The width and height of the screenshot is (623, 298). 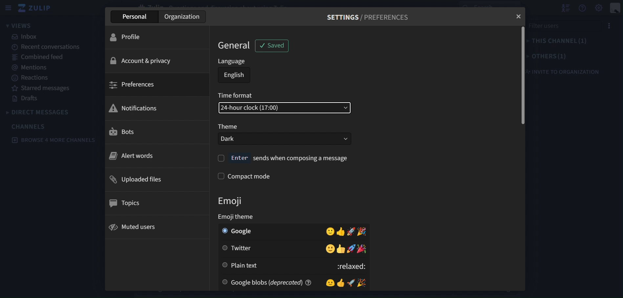 What do you see at coordinates (271, 47) in the screenshot?
I see `saved` at bounding box center [271, 47].